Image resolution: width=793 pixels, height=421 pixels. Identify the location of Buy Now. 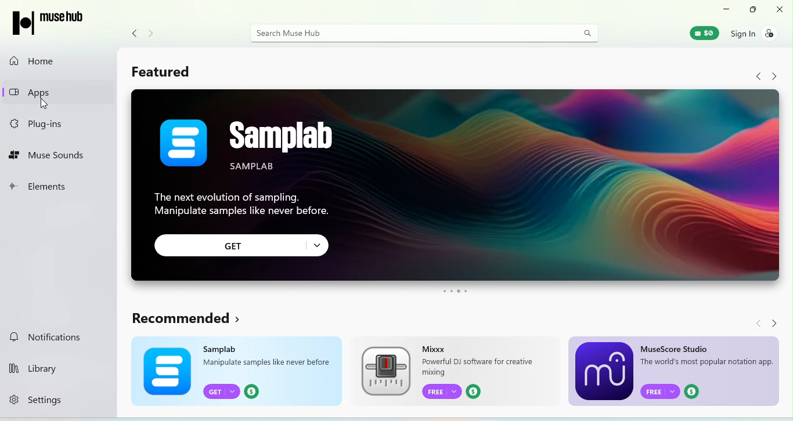
(253, 390).